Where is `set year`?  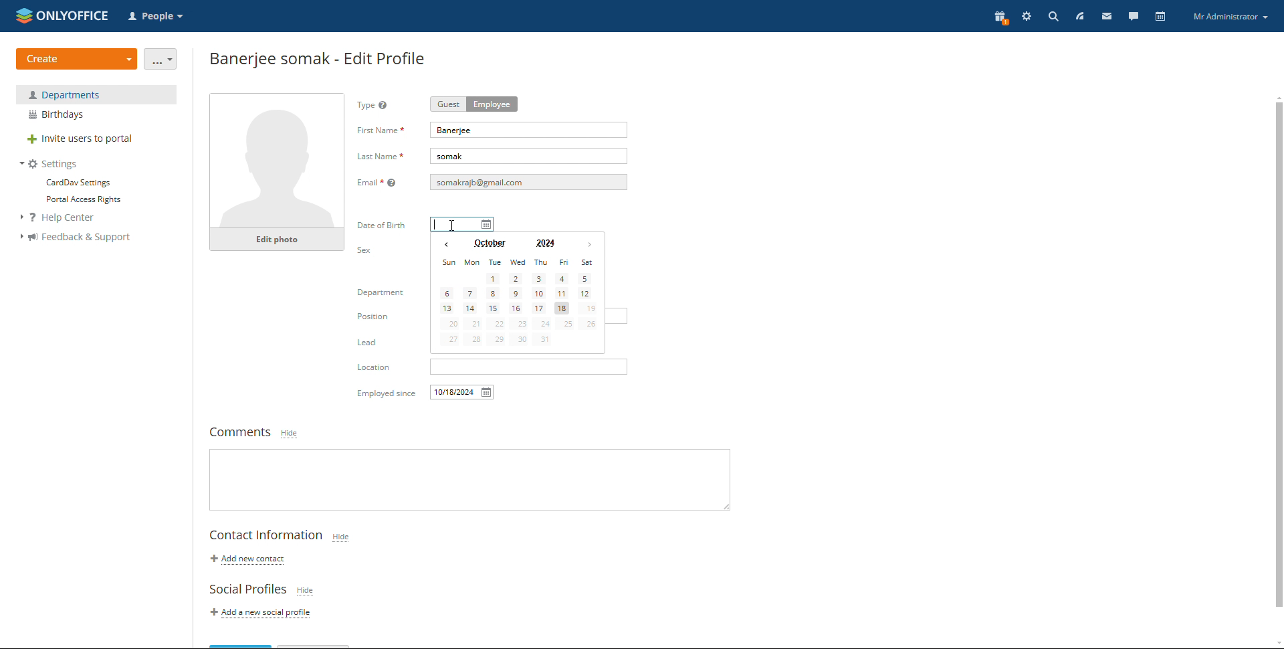
set year is located at coordinates (546, 243).